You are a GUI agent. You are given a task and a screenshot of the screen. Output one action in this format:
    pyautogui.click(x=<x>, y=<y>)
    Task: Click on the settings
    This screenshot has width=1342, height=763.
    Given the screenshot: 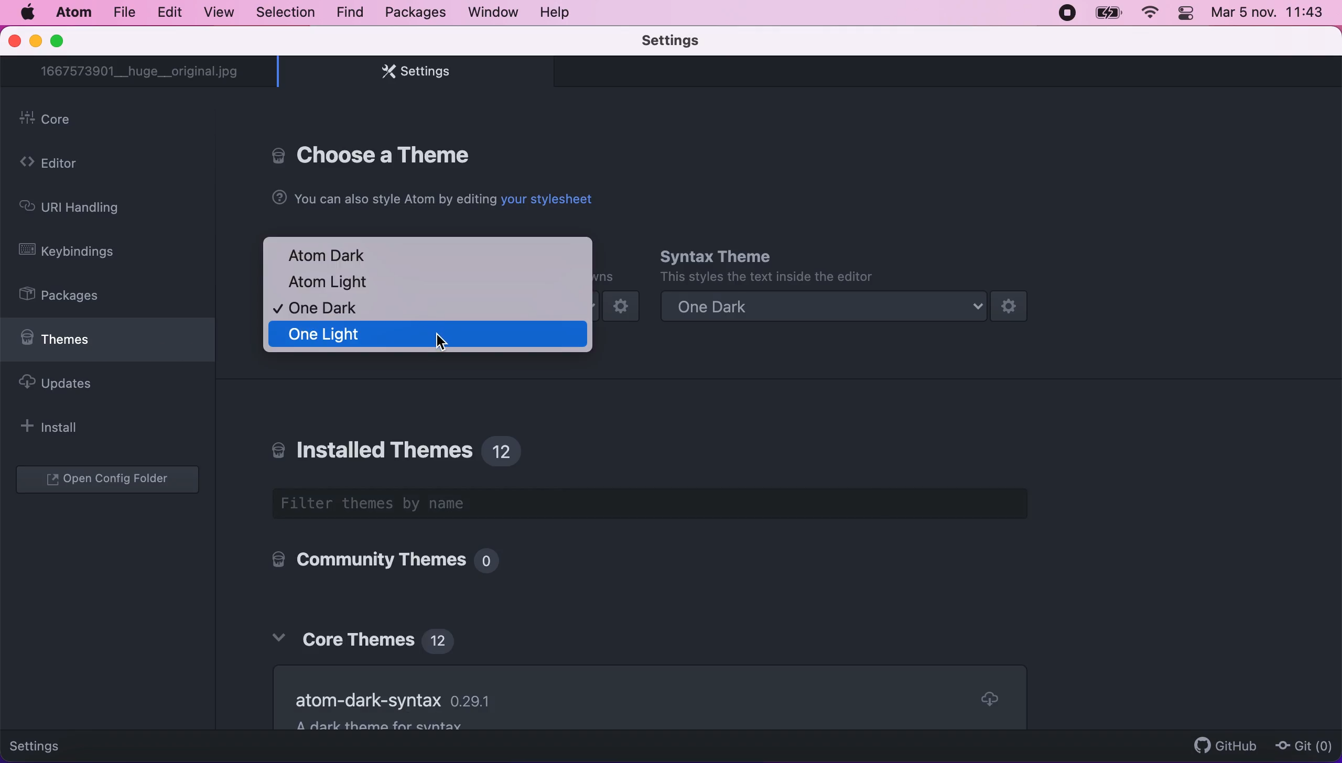 What is the action you would take?
    pyautogui.click(x=56, y=743)
    